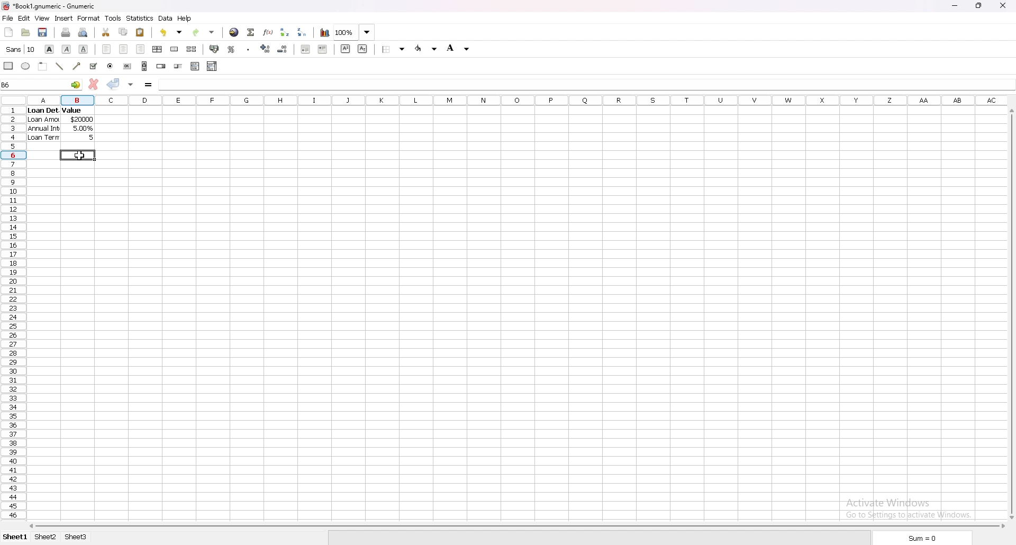 The width and height of the screenshot is (1016, 545). I want to click on sheet 2, so click(46, 537).